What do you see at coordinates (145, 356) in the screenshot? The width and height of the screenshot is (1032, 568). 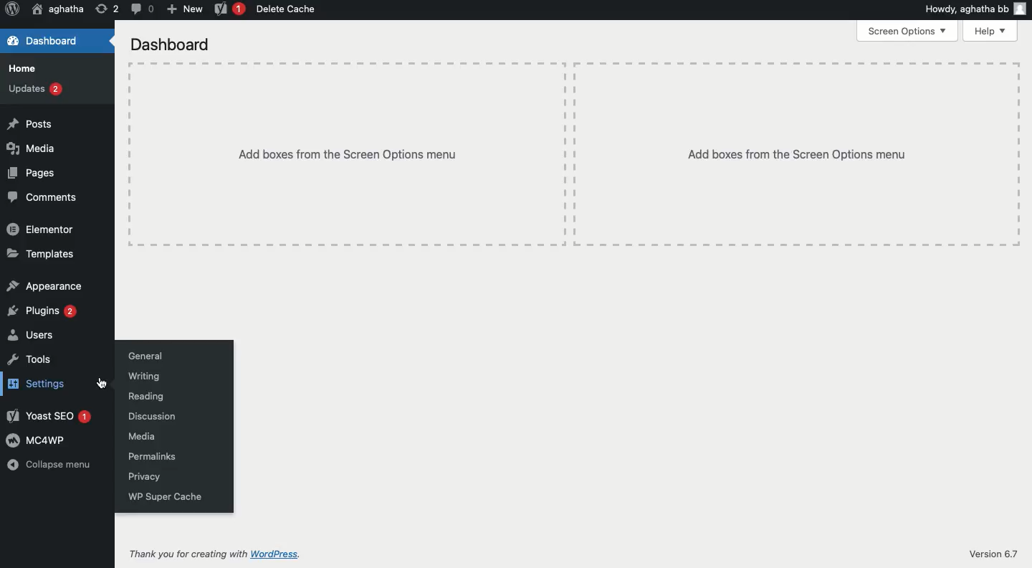 I see `General` at bounding box center [145, 356].